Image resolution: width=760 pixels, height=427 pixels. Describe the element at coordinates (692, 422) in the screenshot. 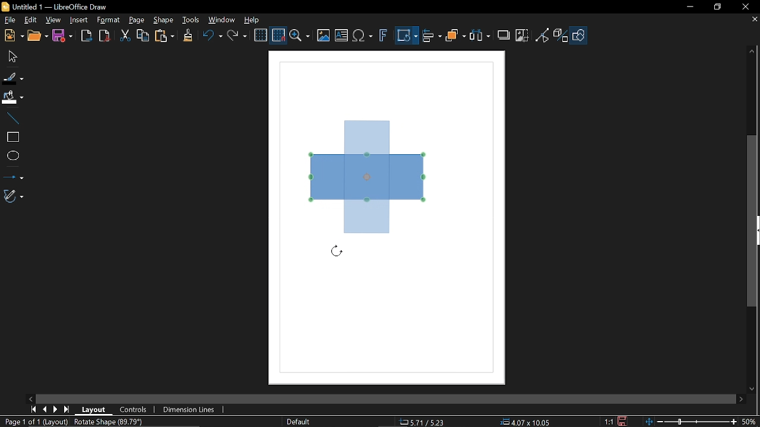

I see `Change zoom` at that location.